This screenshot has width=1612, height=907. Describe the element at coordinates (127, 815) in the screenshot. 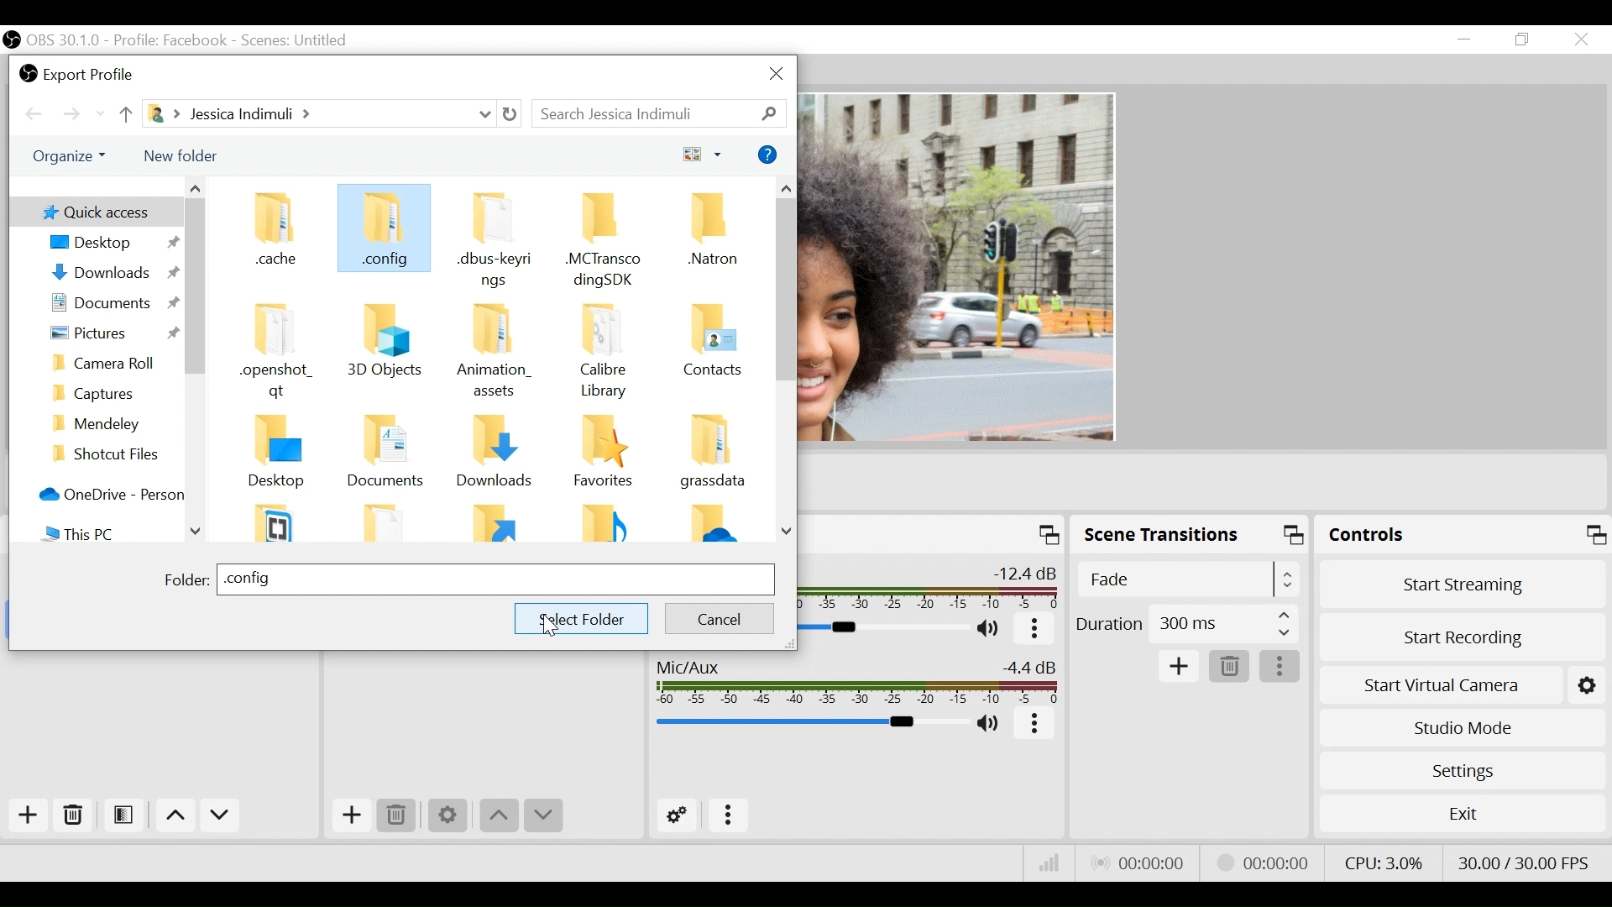

I see `Open Filter Source` at that location.